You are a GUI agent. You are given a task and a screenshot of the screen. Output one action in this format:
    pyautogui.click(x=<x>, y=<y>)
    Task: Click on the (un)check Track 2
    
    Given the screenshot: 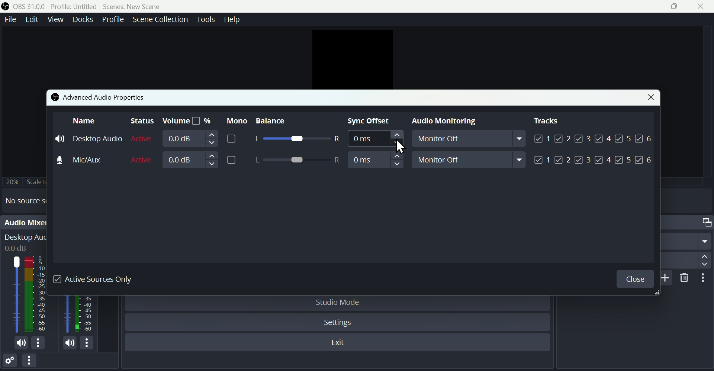 What is the action you would take?
    pyautogui.click(x=563, y=138)
    